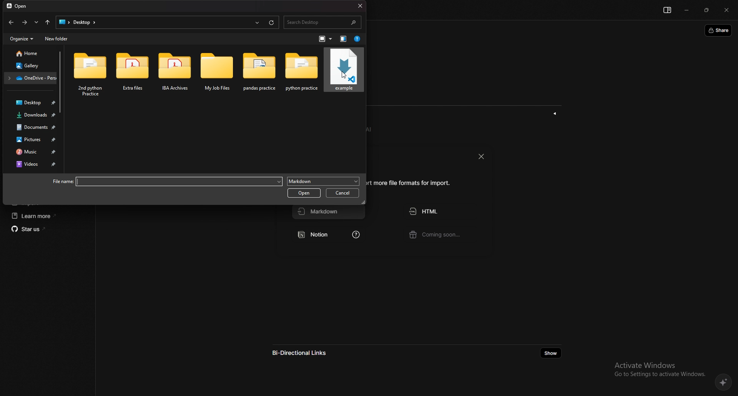 Image resolution: width=738 pixels, height=396 pixels. What do you see at coordinates (180, 181) in the screenshot?
I see `file name input` at bounding box center [180, 181].